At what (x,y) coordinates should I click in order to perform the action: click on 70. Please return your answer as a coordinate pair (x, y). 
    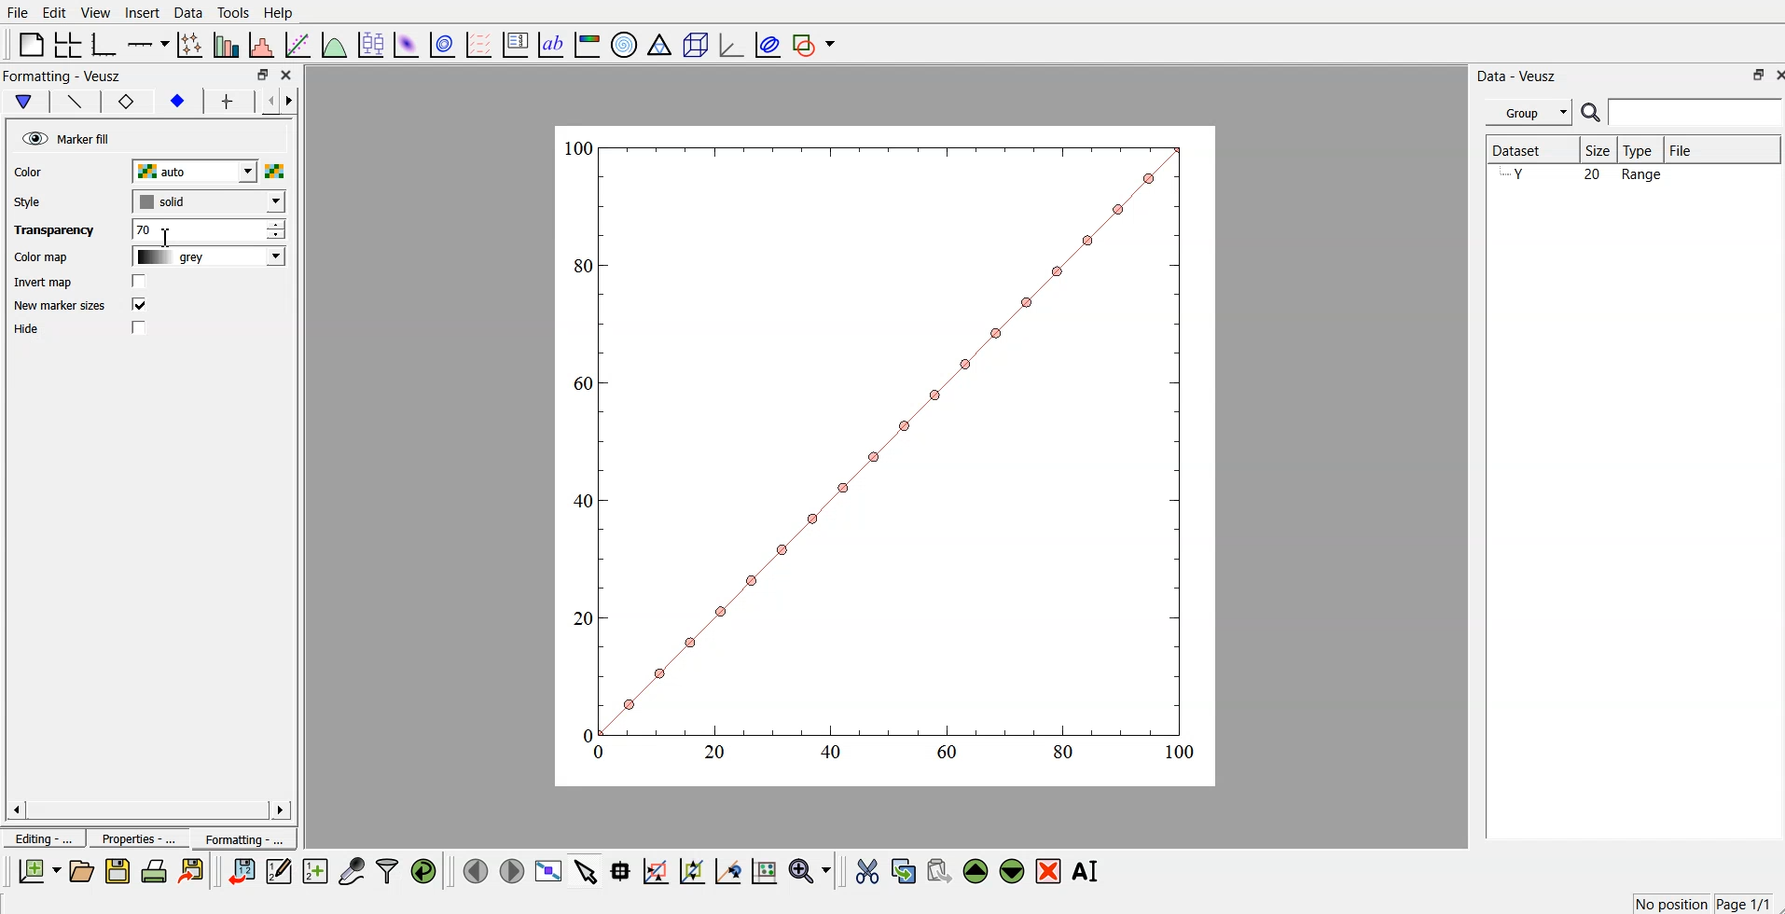
    Looking at the image, I should click on (208, 229).